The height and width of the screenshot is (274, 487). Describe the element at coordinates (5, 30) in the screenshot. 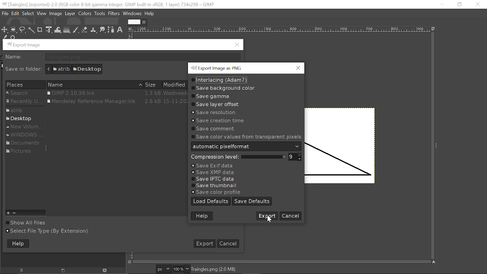

I see `Move tool` at that location.